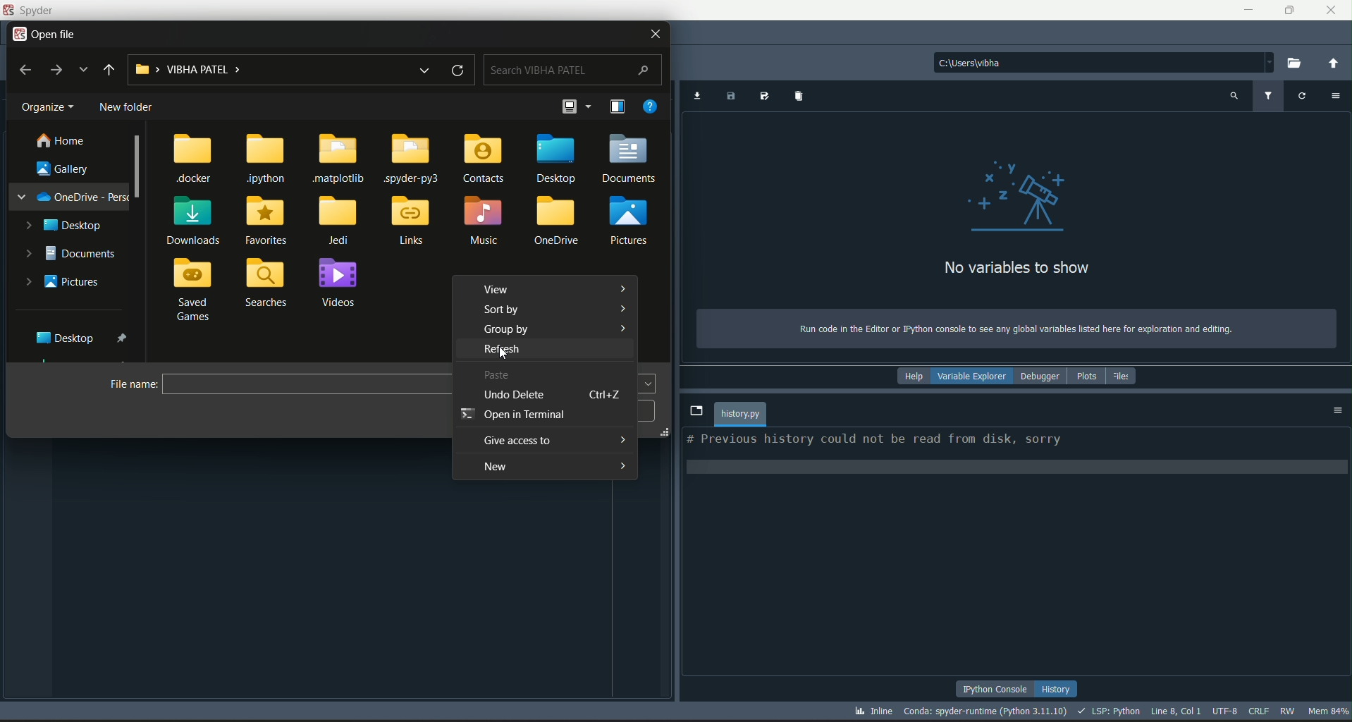 This screenshot has width=1352, height=722. Describe the element at coordinates (32, 11) in the screenshot. I see `logo and title` at that location.